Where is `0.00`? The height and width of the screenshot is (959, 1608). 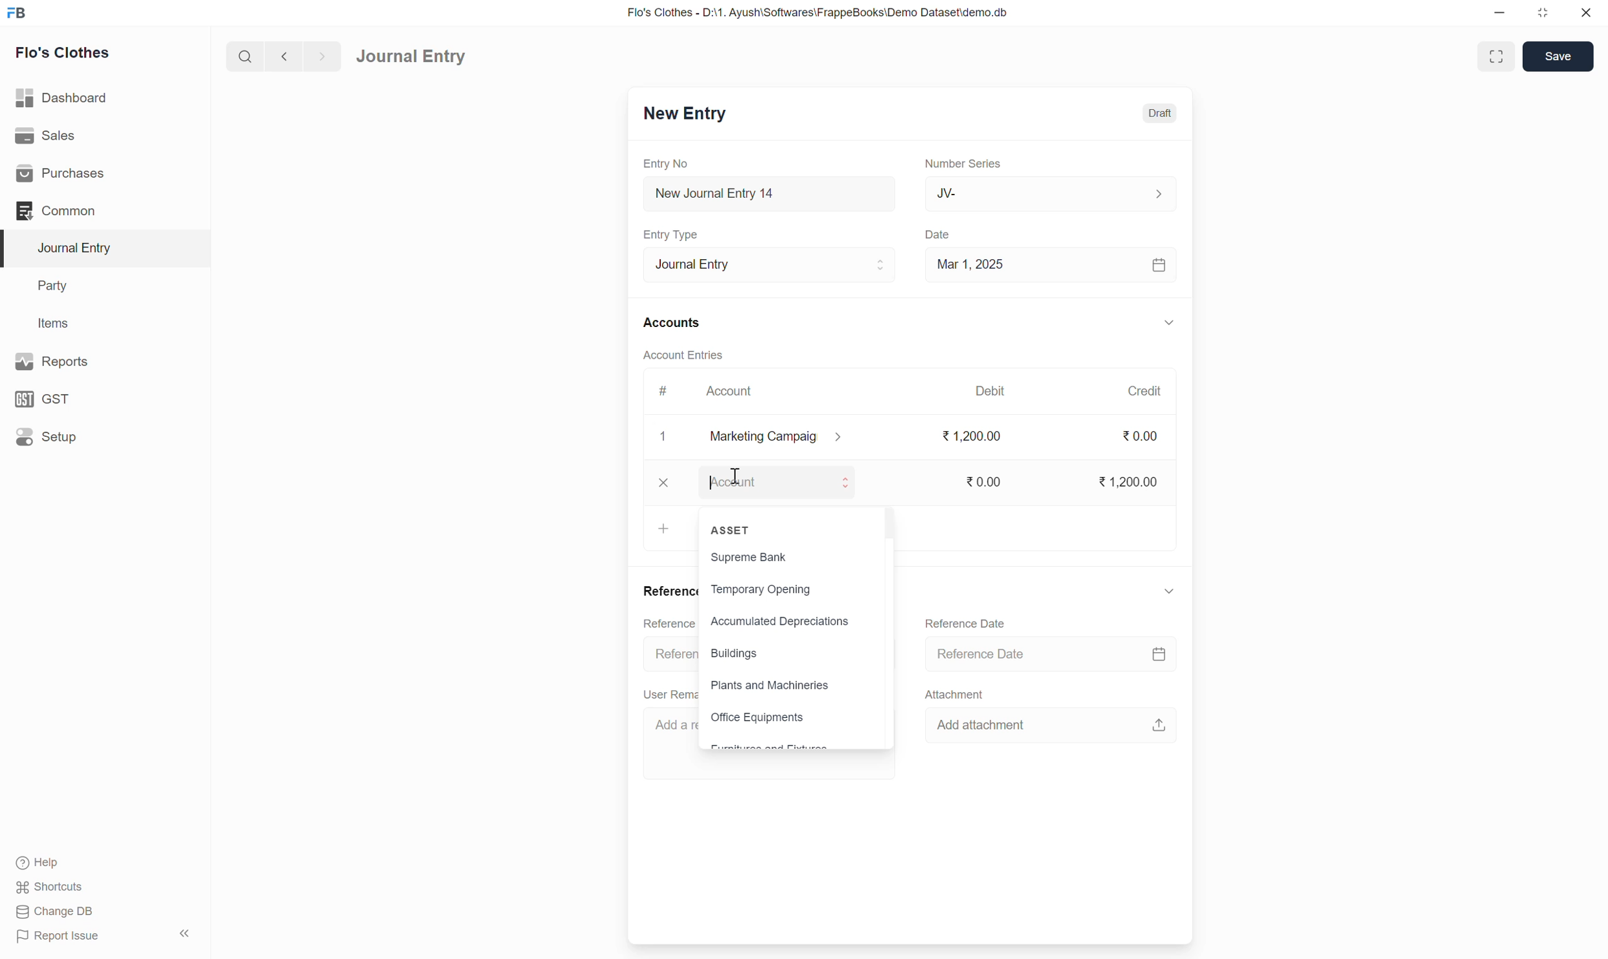 0.00 is located at coordinates (985, 482).